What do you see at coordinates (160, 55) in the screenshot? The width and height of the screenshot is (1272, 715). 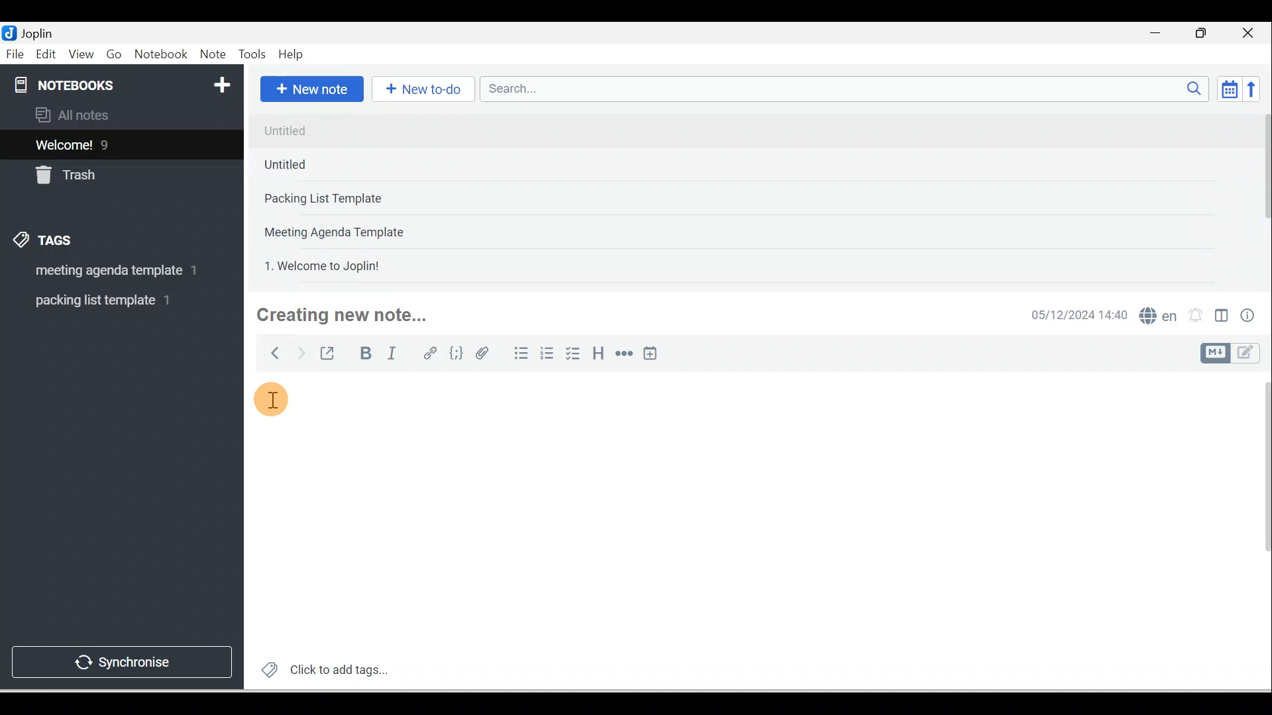 I see `Notebook` at bounding box center [160, 55].